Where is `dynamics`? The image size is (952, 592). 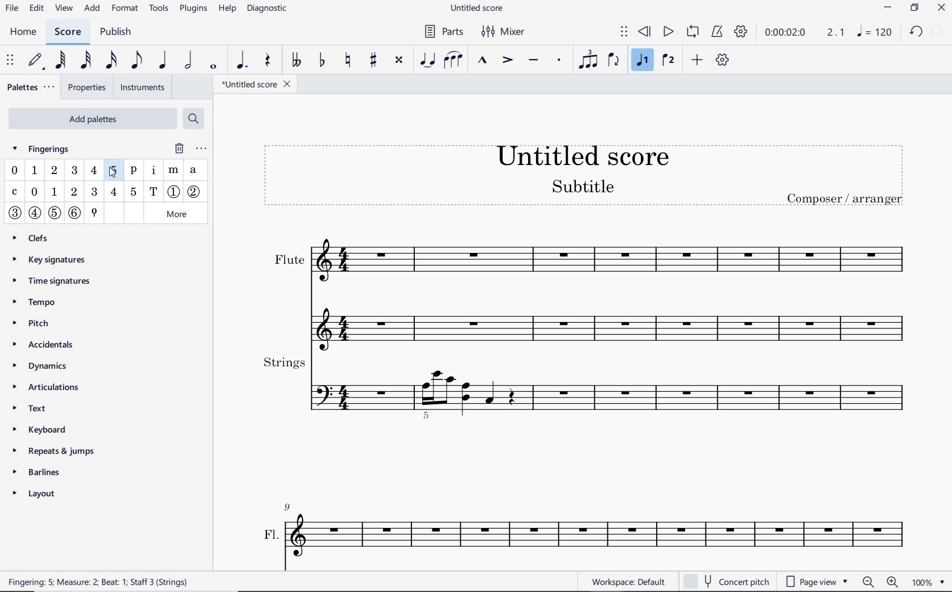 dynamics is located at coordinates (48, 366).